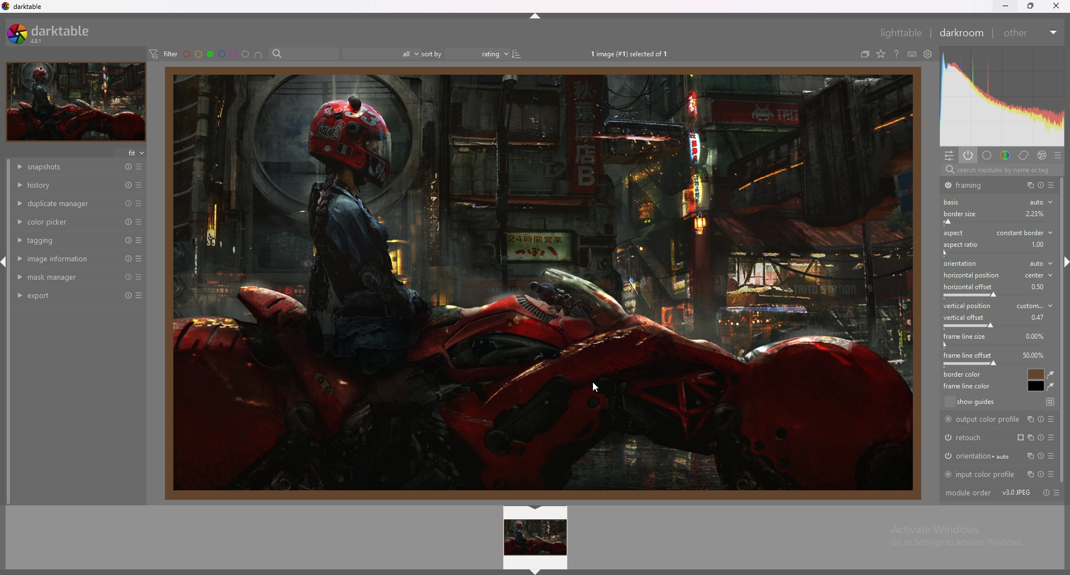  Describe the element at coordinates (968, 355) in the screenshot. I see `frame line offset` at that location.